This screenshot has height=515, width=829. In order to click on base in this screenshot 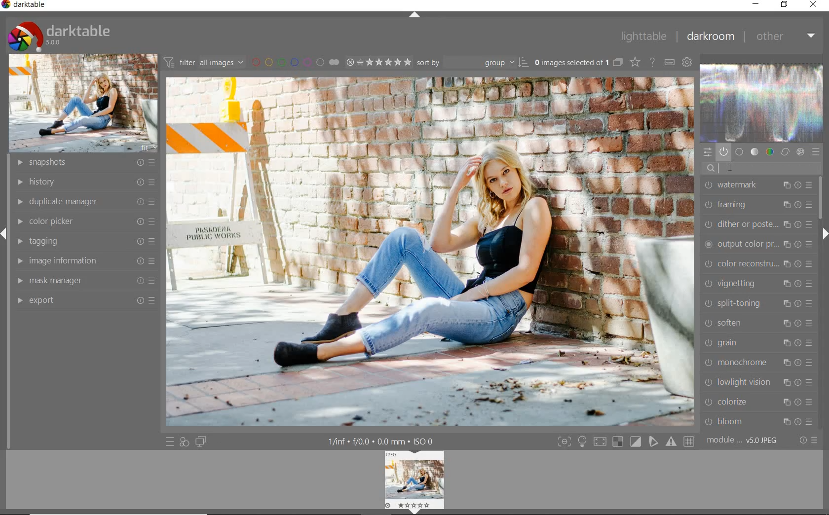, I will do `click(740, 151)`.